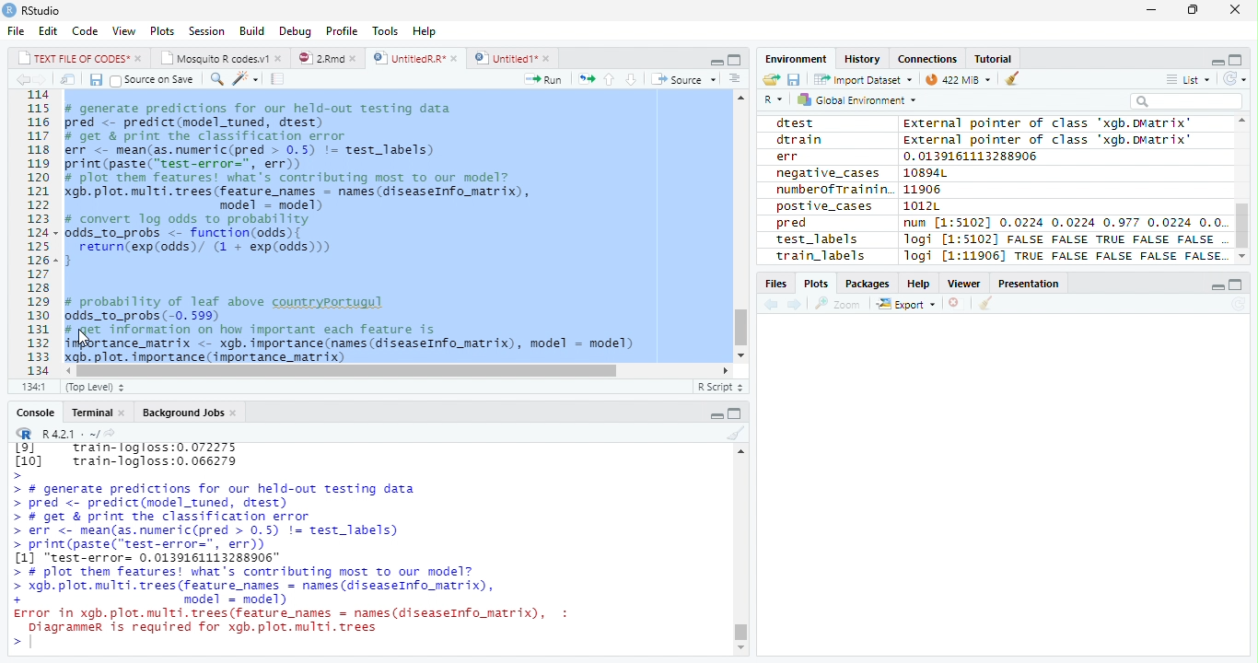  What do you see at coordinates (864, 59) in the screenshot?
I see `History` at bounding box center [864, 59].